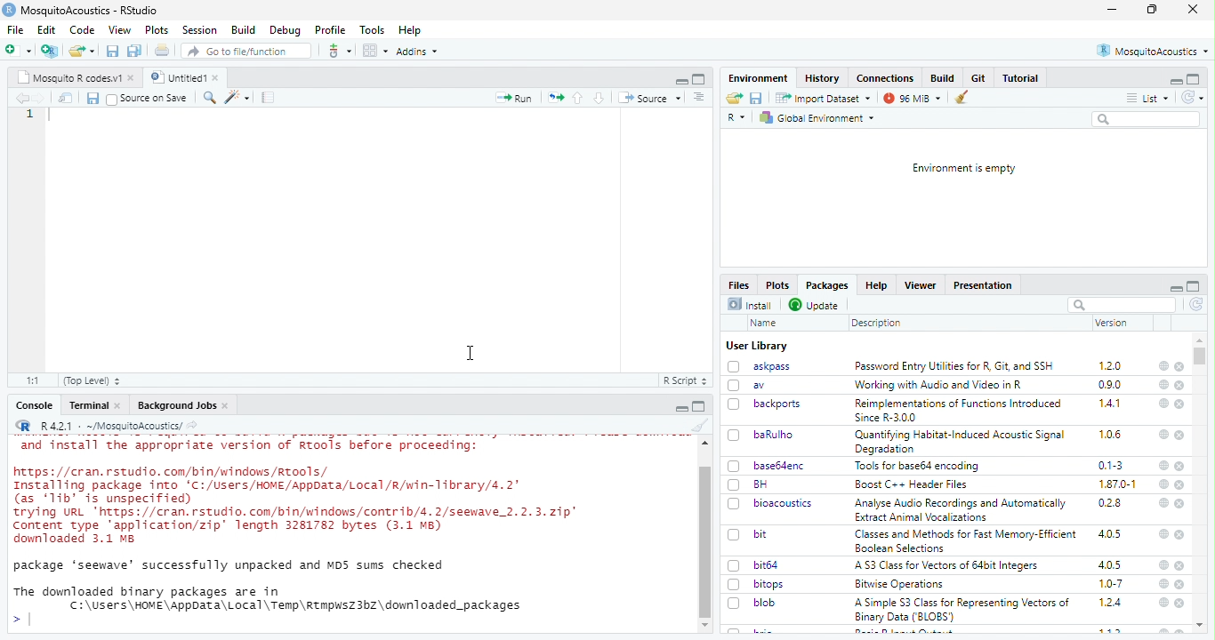 The image size is (1215, 640). I want to click on minimise, so click(1177, 82).